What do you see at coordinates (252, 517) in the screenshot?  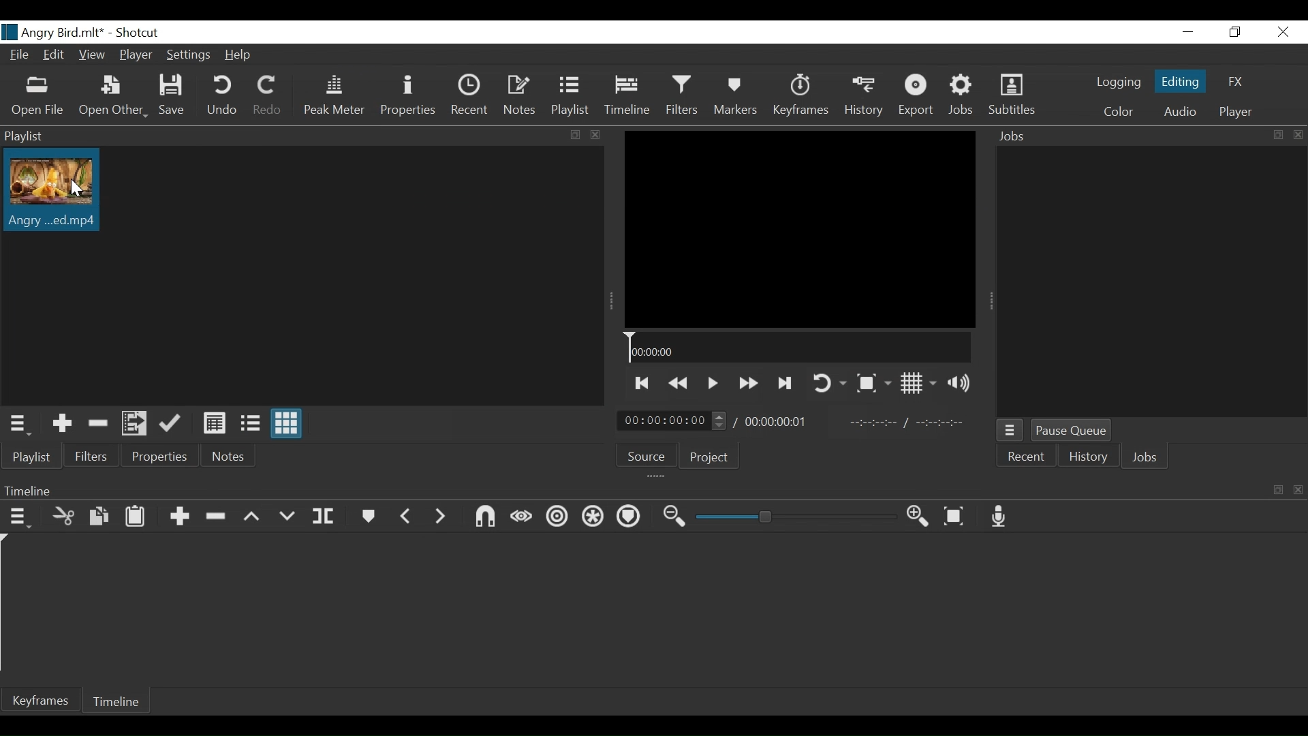 I see `lift` at bounding box center [252, 517].